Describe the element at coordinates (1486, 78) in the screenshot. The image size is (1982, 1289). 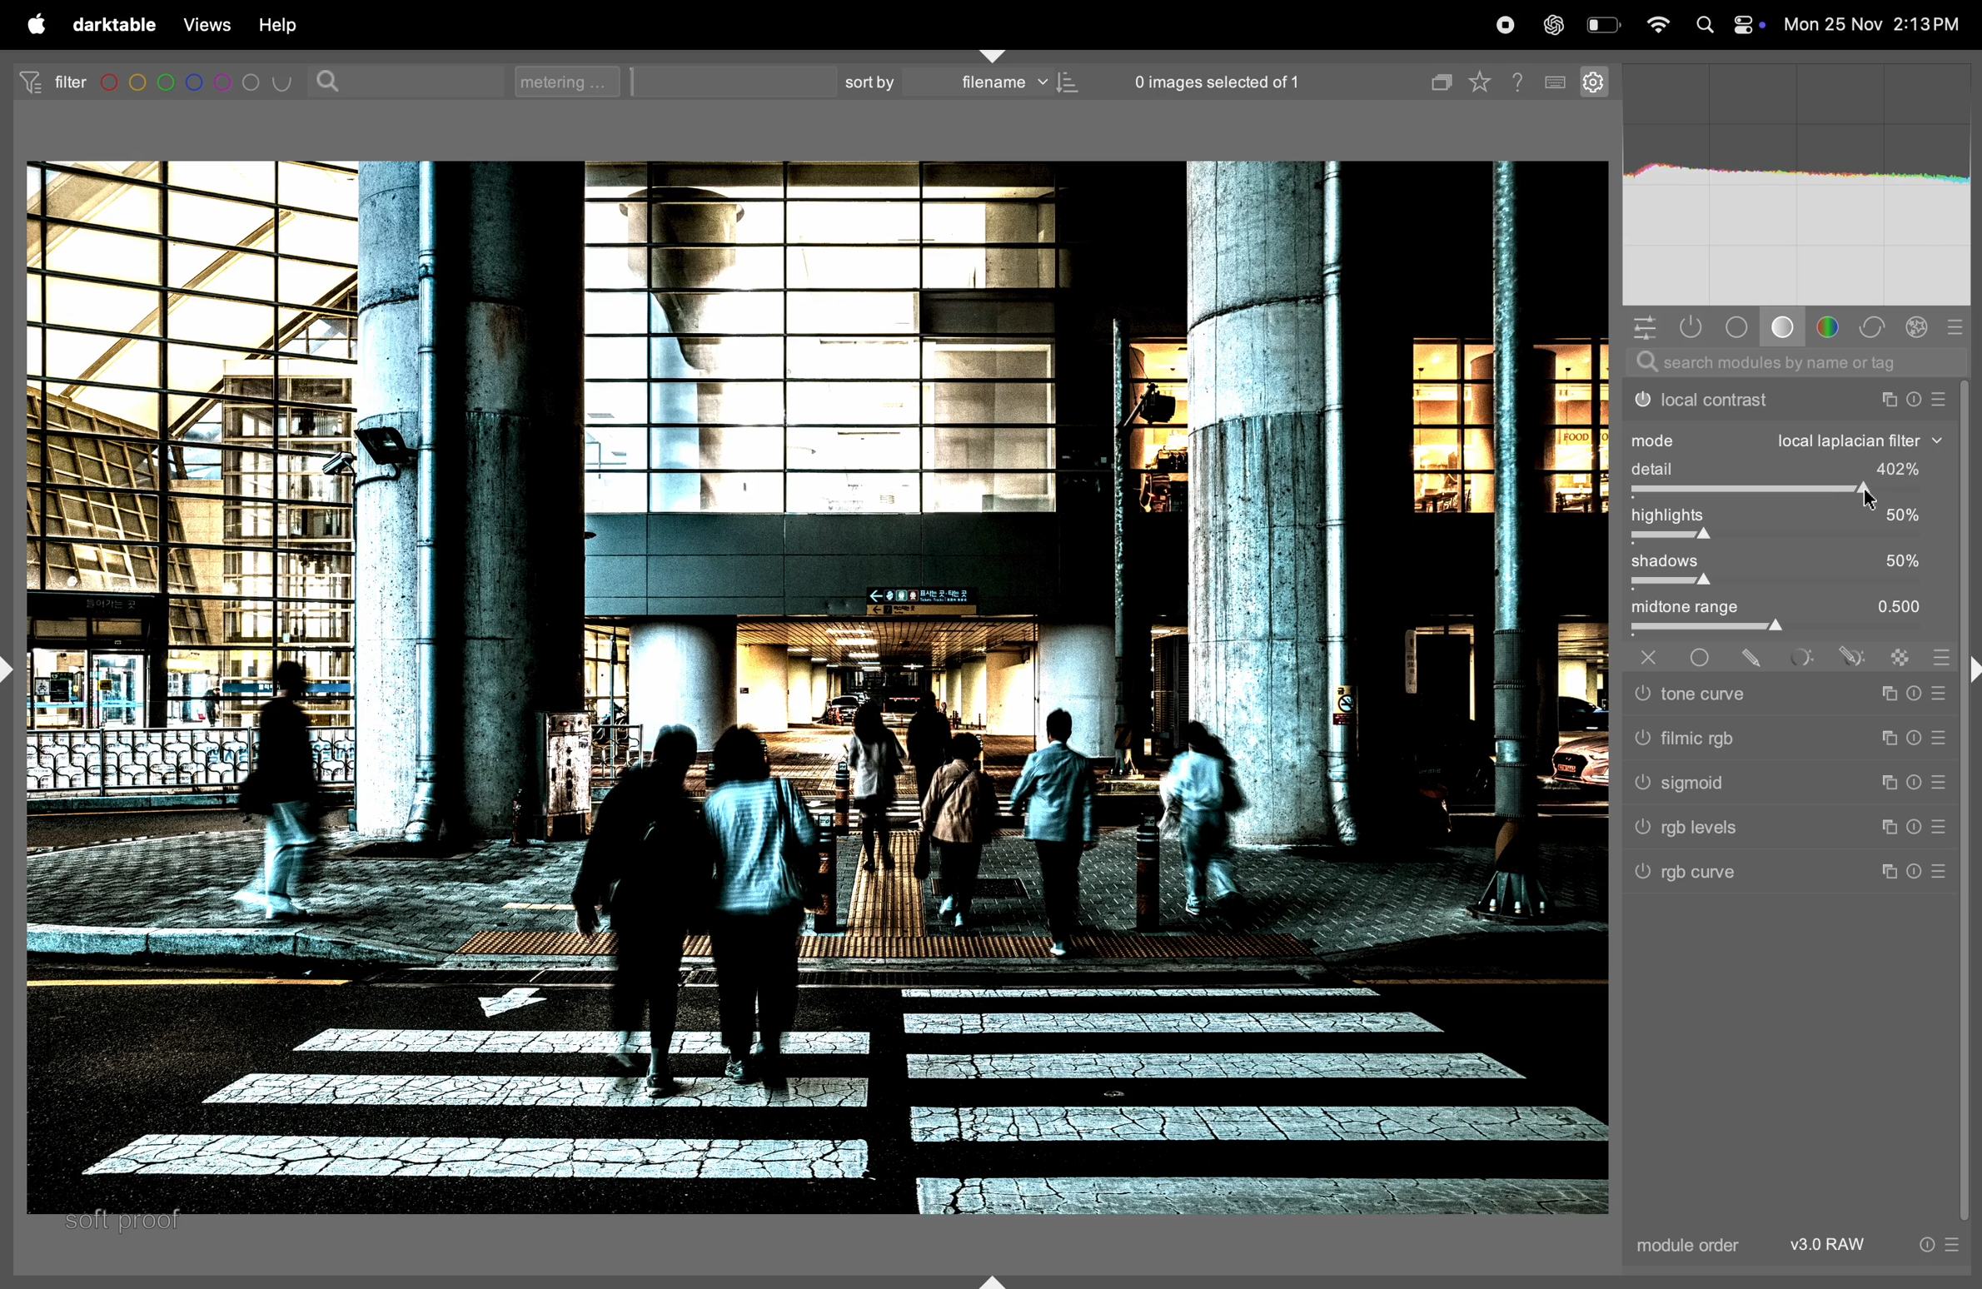
I see `favourites` at that location.